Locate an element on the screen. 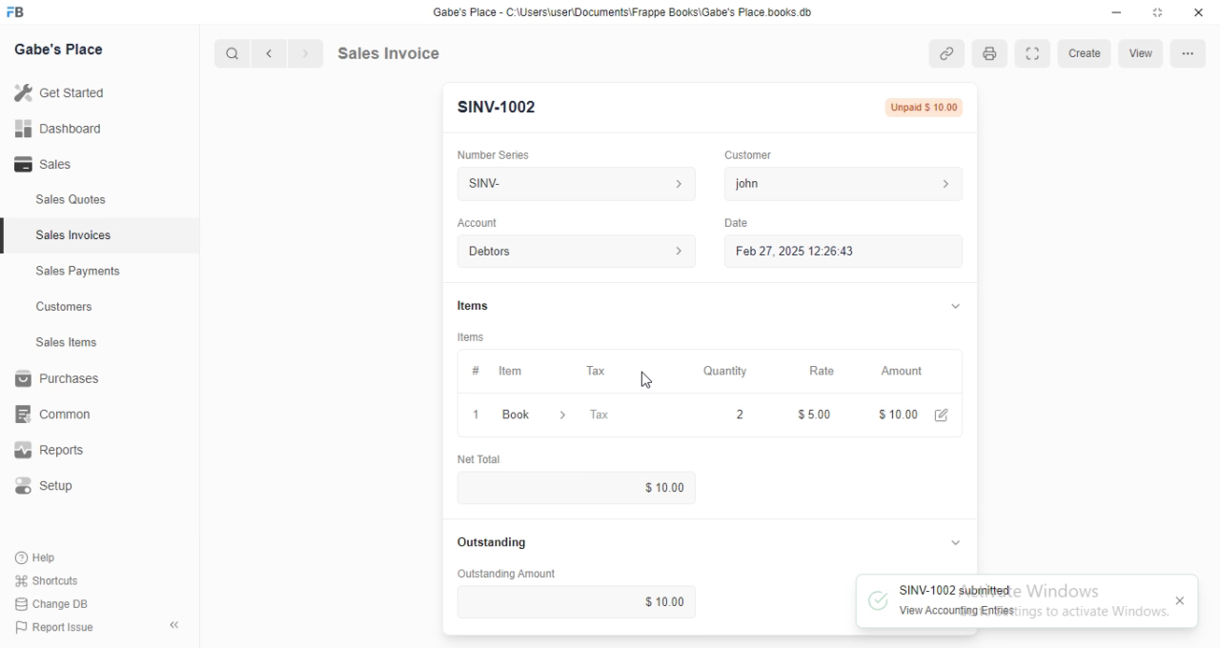 The height and width of the screenshot is (648, 1220). $5.00 is located at coordinates (809, 414).